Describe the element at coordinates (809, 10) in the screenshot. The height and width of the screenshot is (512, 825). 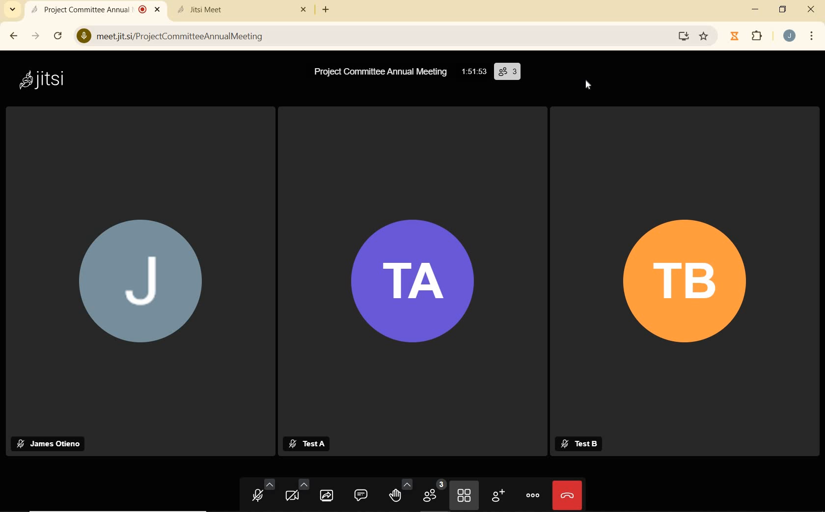
I see `close` at that location.